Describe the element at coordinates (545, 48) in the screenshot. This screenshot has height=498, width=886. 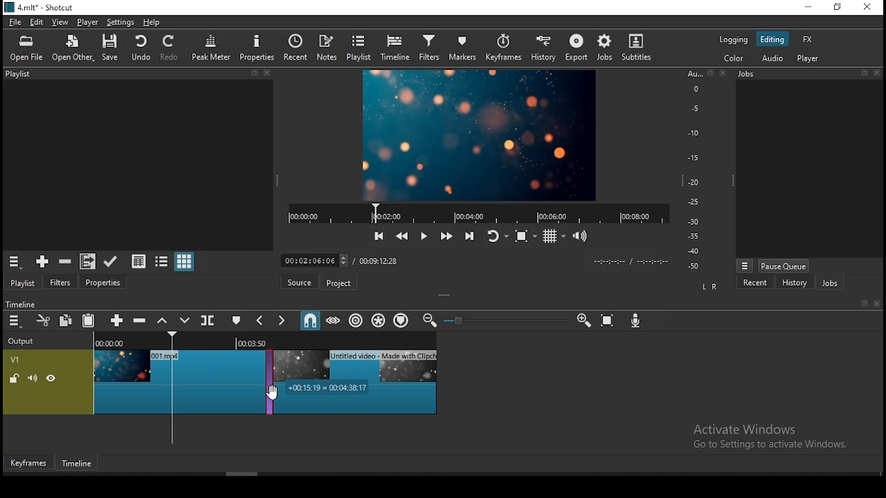
I see `history` at that location.